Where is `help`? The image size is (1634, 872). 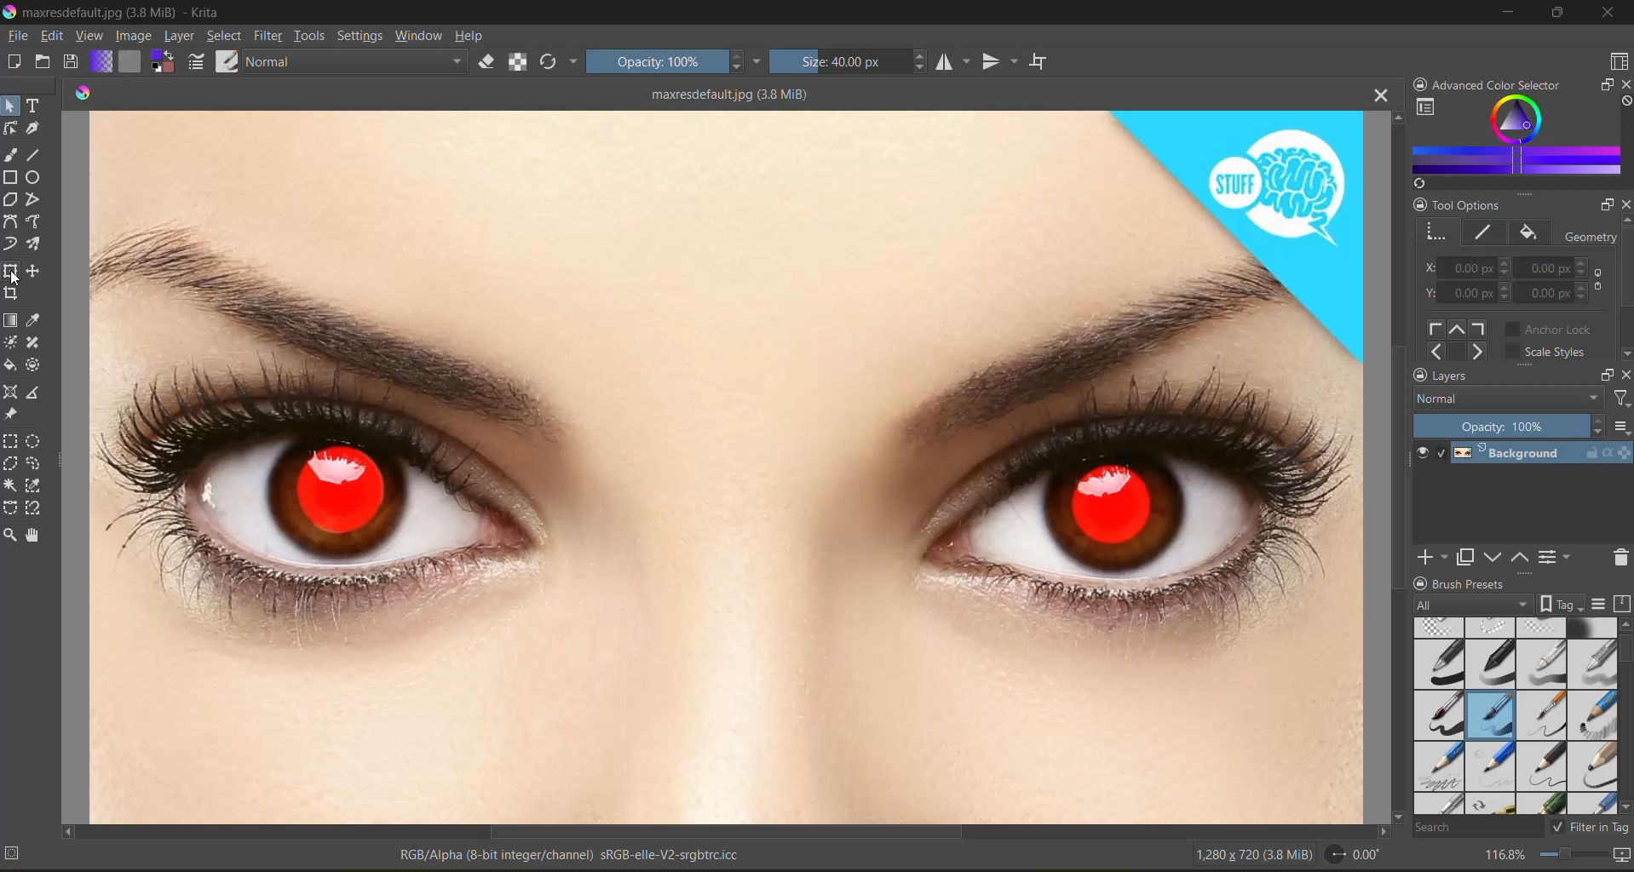 help is located at coordinates (473, 36).